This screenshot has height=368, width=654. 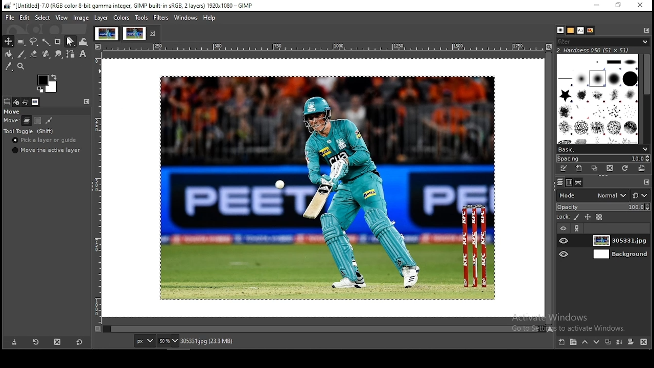 I want to click on color picker tool, so click(x=10, y=66).